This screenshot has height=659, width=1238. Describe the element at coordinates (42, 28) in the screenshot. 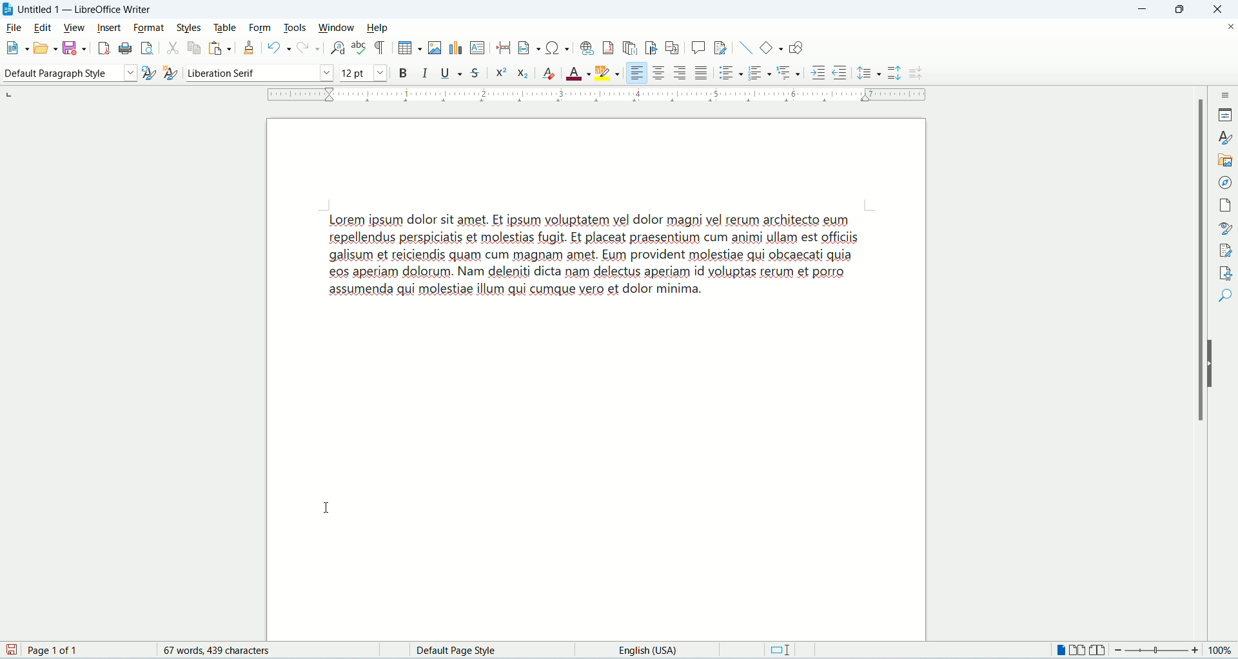

I see `edit` at that location.